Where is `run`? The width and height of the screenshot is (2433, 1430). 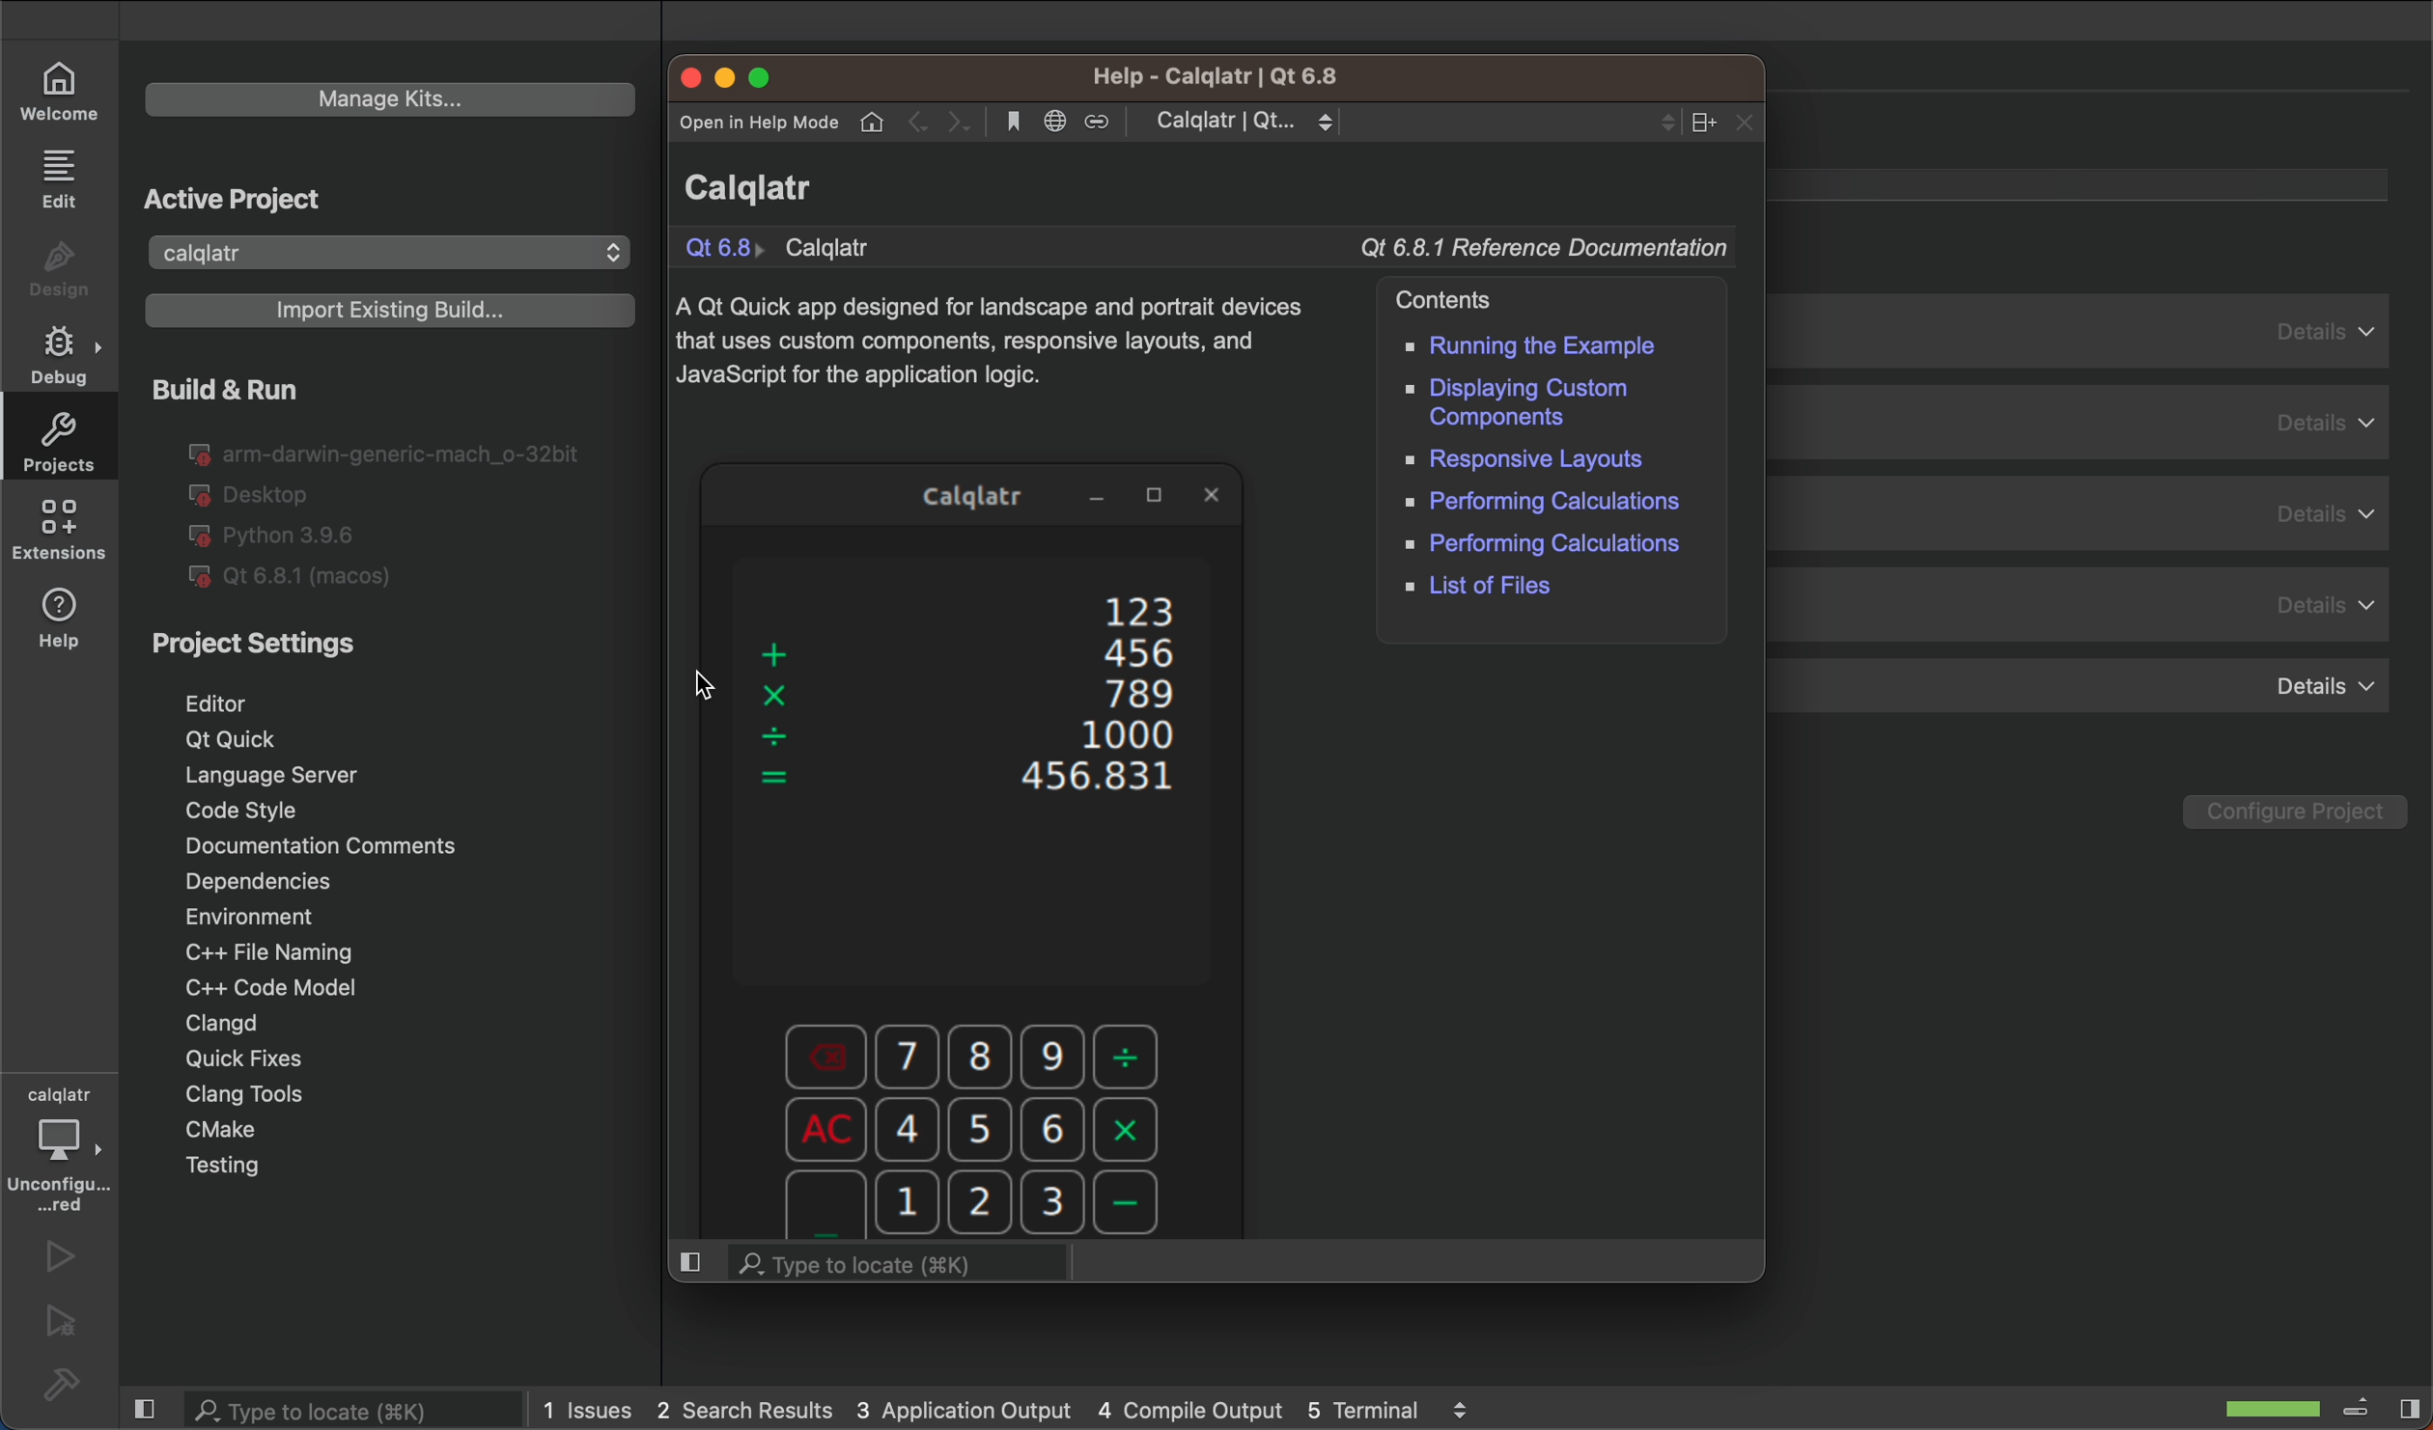
run is located at coordinates (69, 1258).